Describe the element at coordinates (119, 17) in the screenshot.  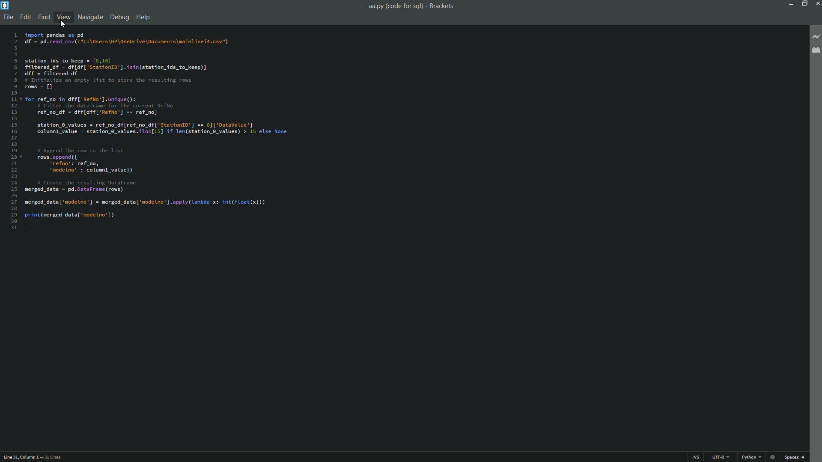
I see `debug menu` at that location.